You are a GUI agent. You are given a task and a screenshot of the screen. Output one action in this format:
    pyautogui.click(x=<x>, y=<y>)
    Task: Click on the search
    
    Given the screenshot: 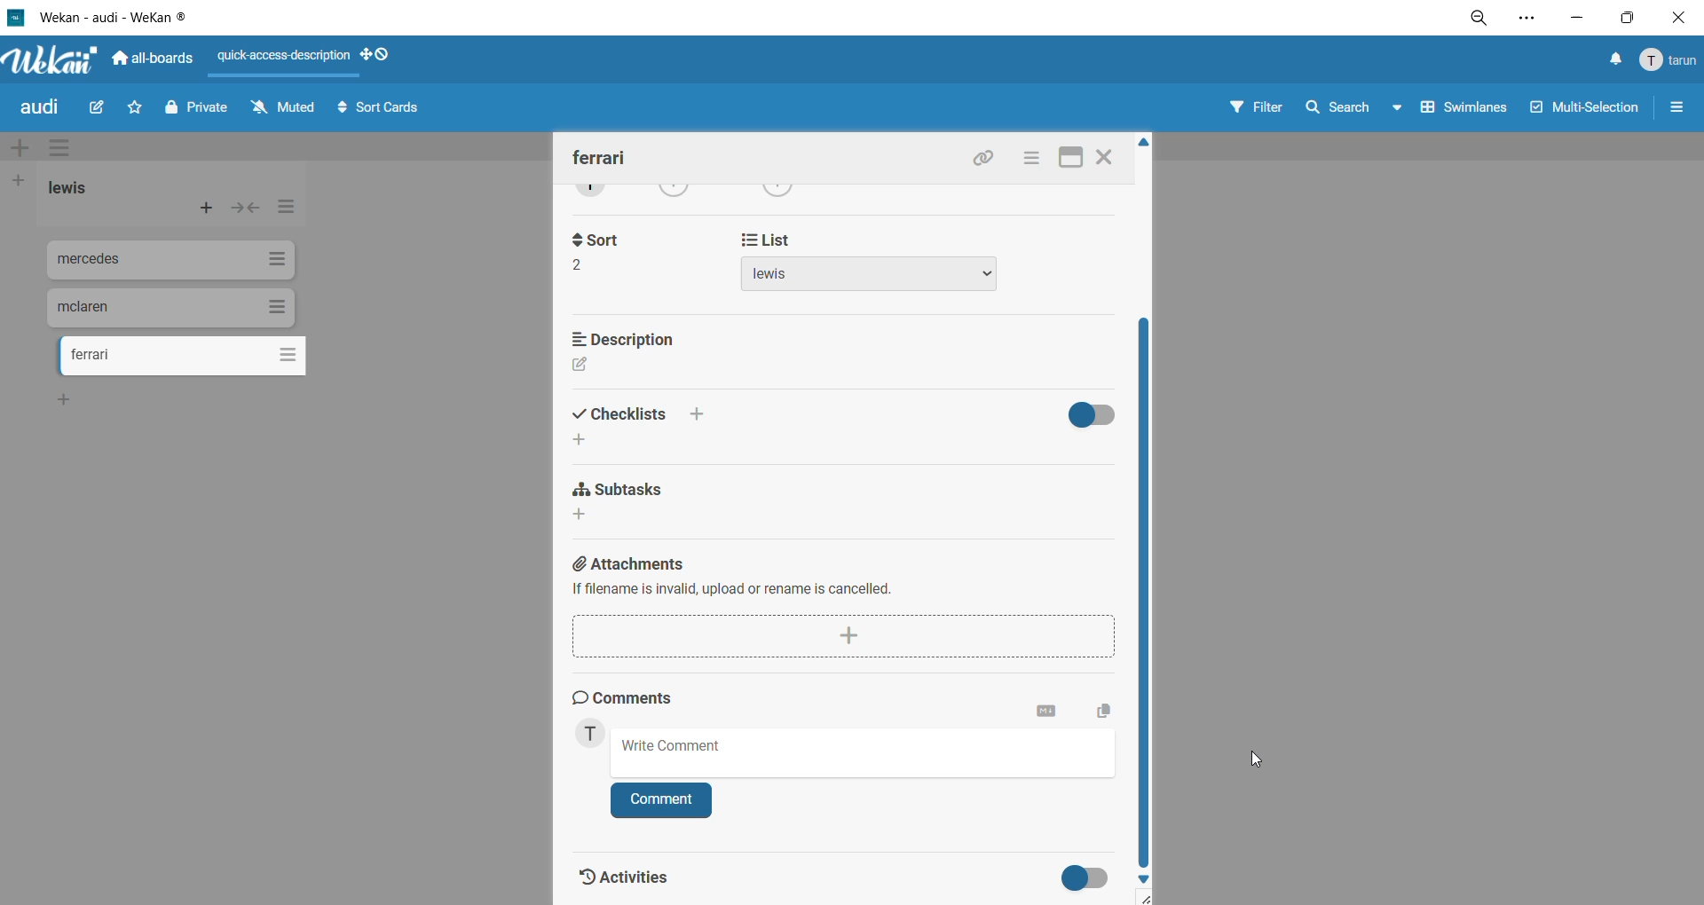 What is the action you would take?
    pyautogui.click(x=1353, y=110)
    